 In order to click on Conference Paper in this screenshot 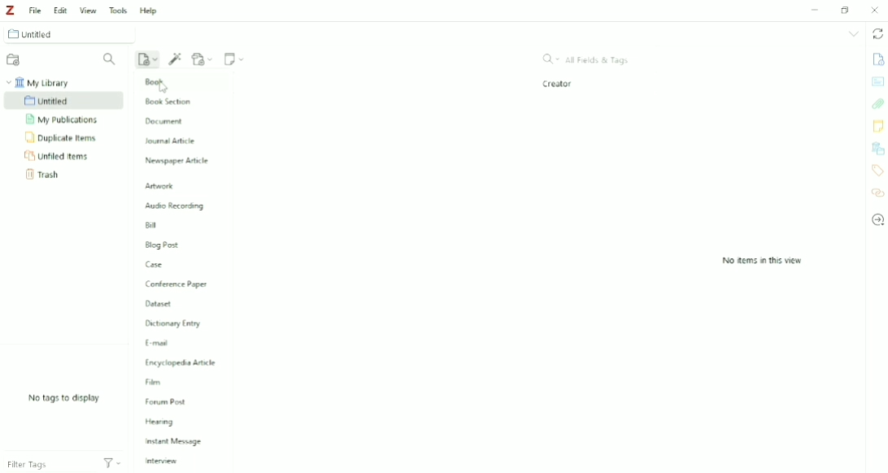, I will do `click(179, 284)`.